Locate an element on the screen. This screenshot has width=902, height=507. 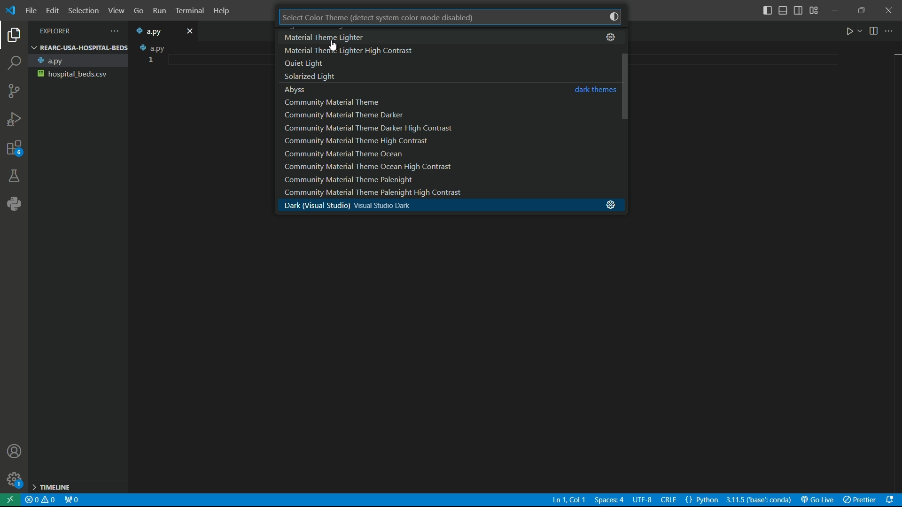
run menu is located at coordinates (158, 11).